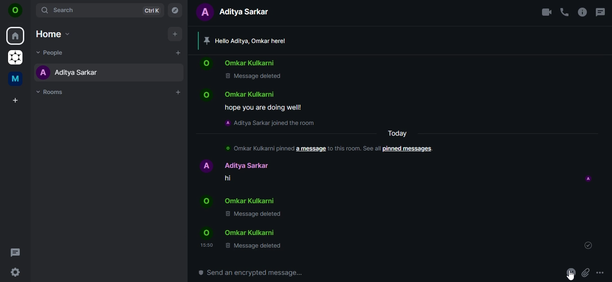 The height and width of the screenshot is (282, 612). Describe the element at coordinates (15, 100) in the screenshot. I see `create a space` at that location.